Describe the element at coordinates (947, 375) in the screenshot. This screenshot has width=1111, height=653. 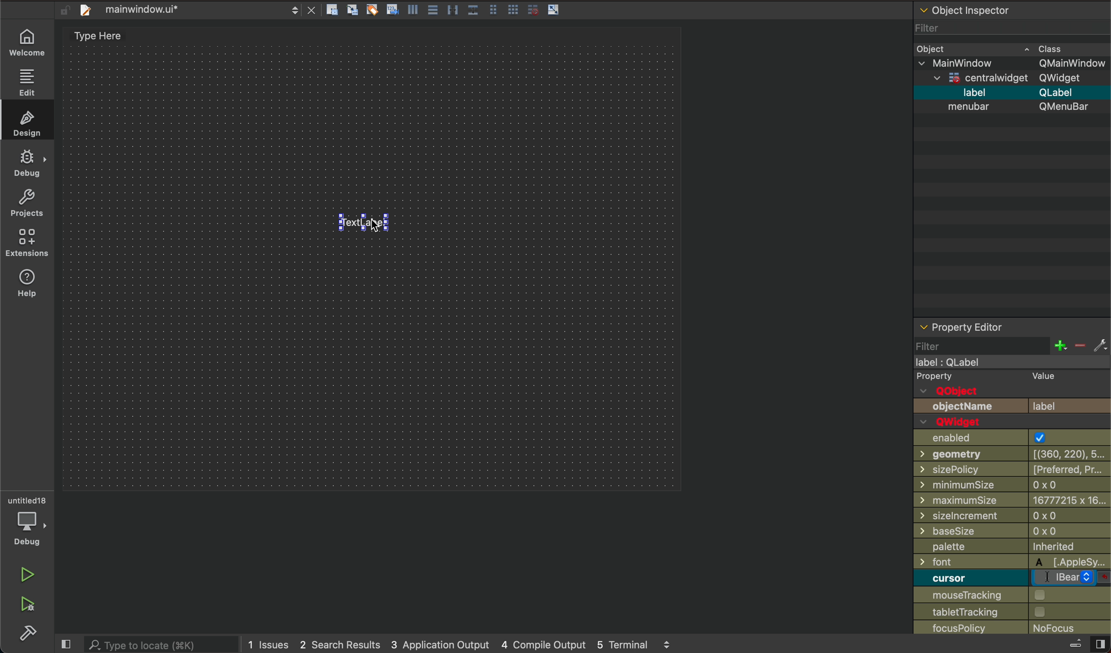
I see `Property` at that location.